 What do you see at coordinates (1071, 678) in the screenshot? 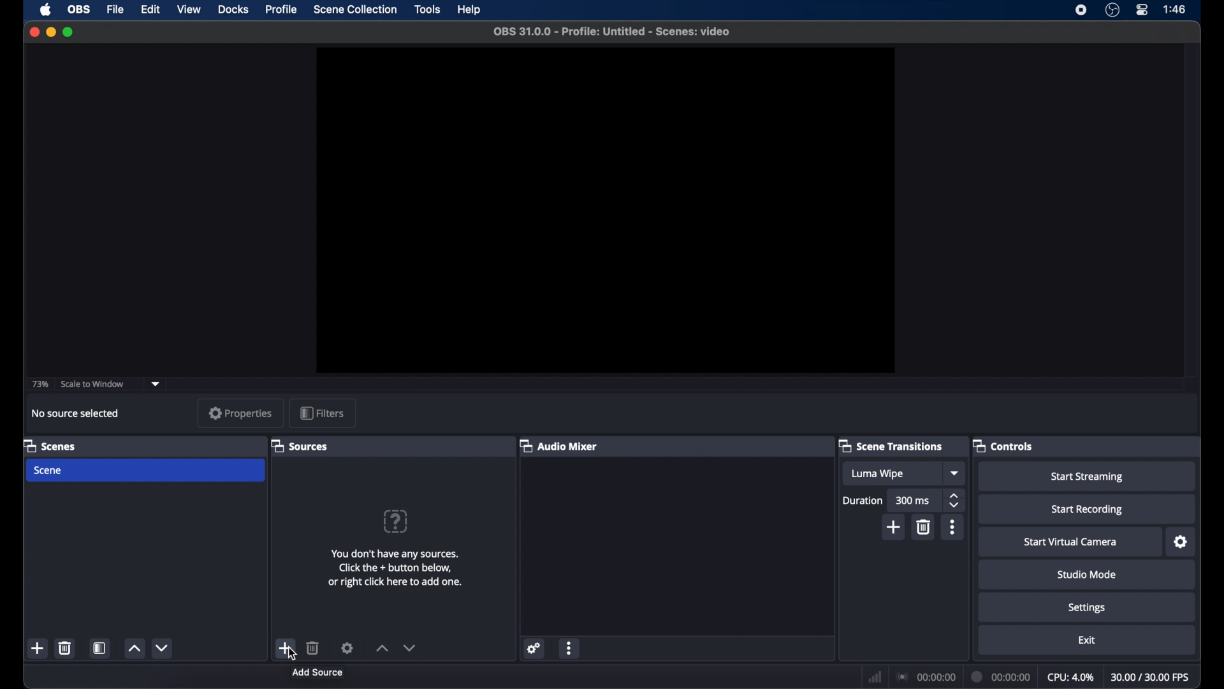
I see `cpu` at bounding box center [1071, 678].